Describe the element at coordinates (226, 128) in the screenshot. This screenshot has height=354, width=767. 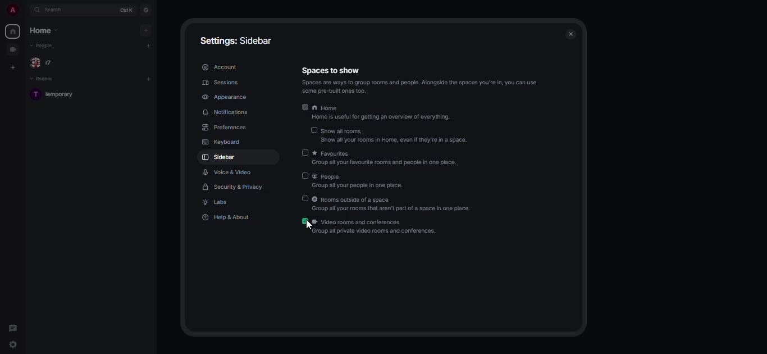
I see `preferences` at that location.